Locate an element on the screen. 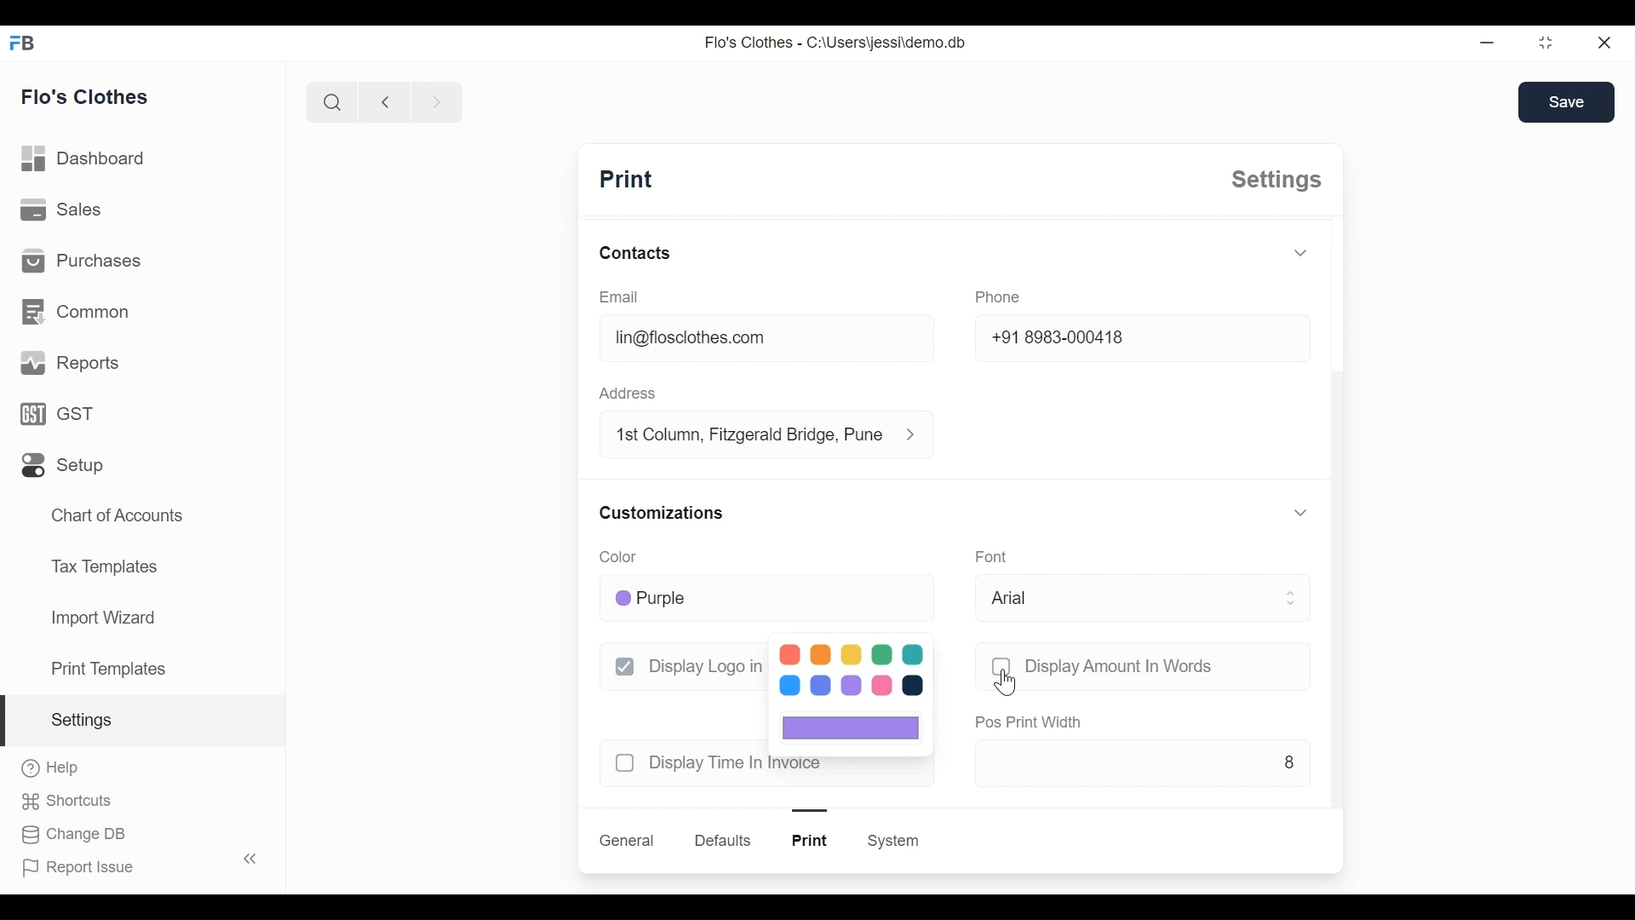  shortcuts is located at coordinates (66, 802).